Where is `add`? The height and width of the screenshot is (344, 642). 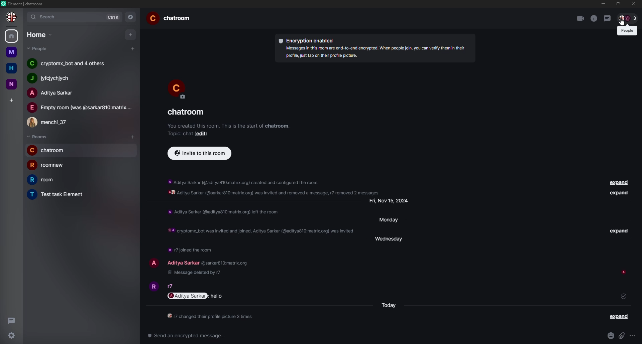
add is located at coordinates (131, 34).